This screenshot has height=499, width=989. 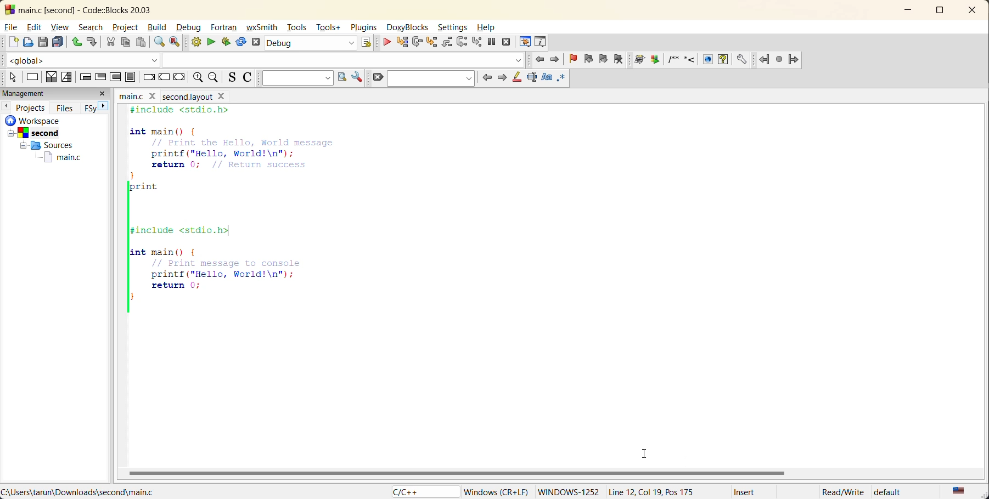 I want to click on rebuild, so click(x=240, y=43).